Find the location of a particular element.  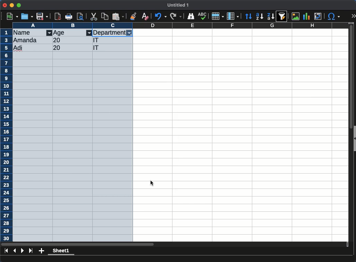

sort is located at coordinates (283, 16).